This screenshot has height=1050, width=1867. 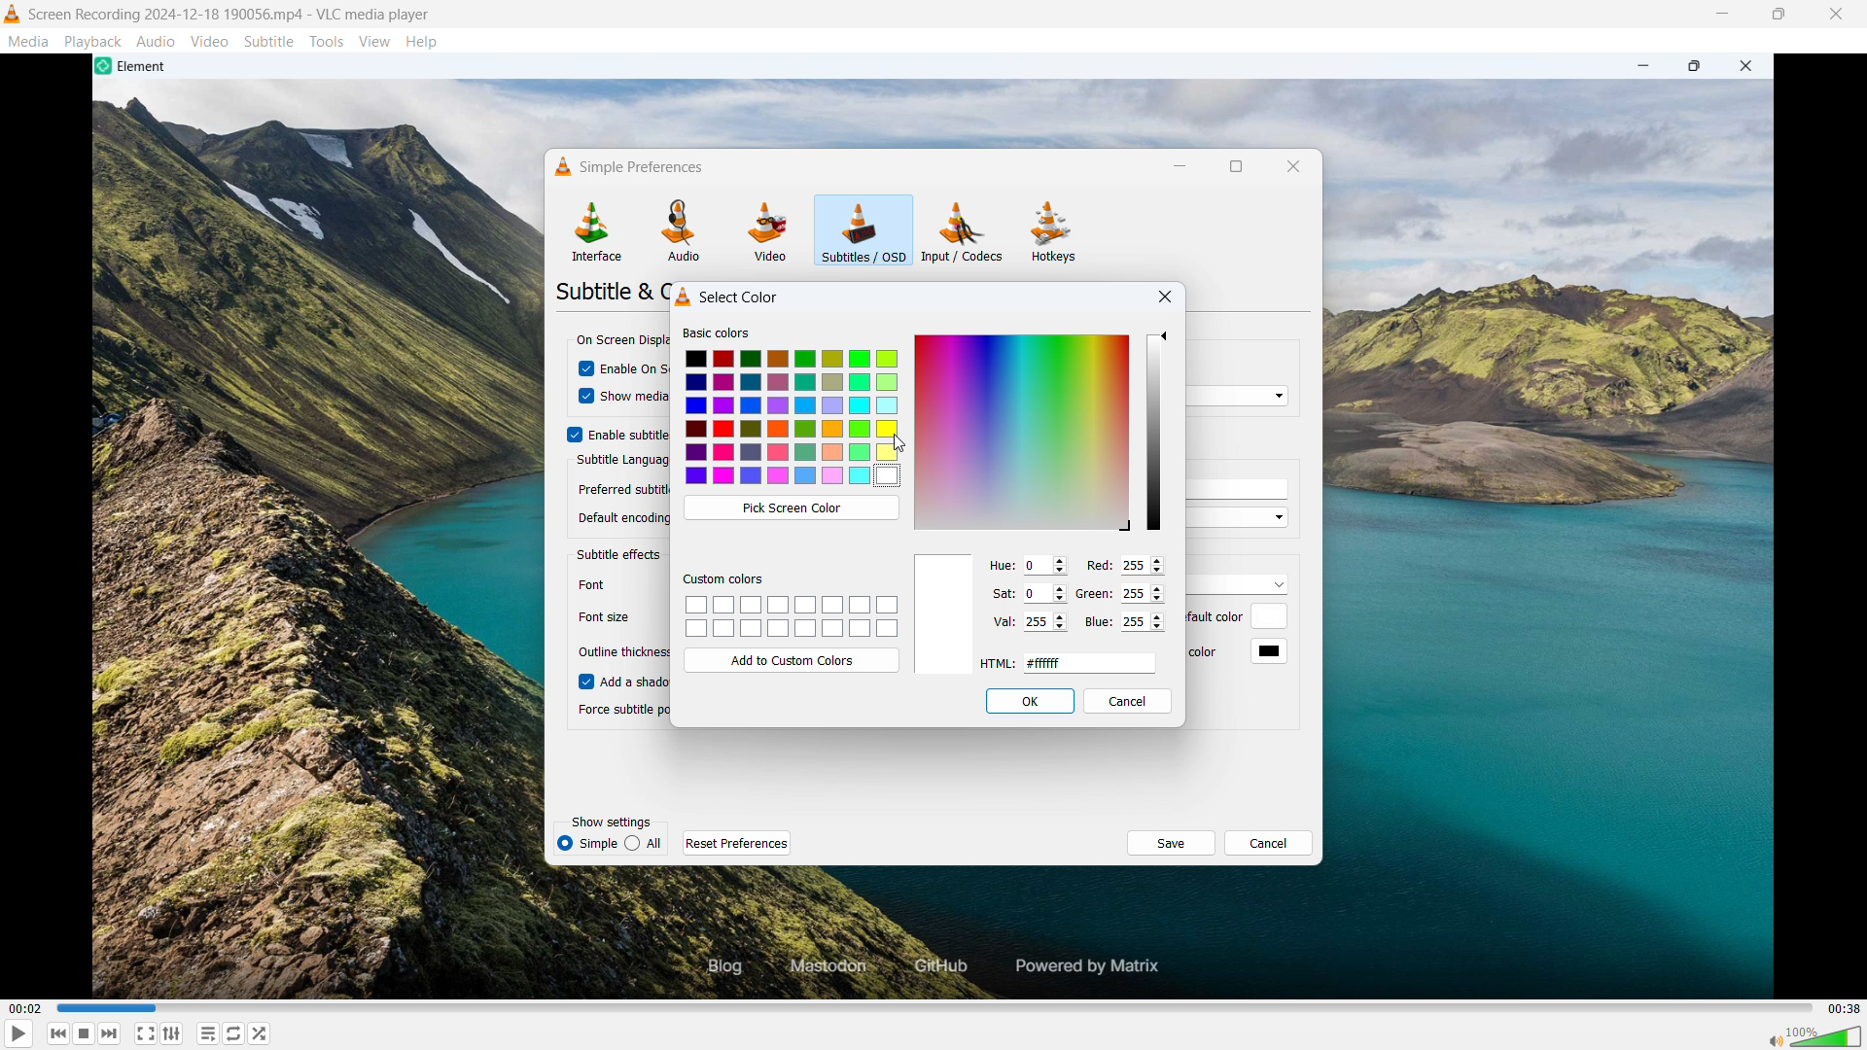 I want to click on Time elapsed , so click(x=25, y=1008).